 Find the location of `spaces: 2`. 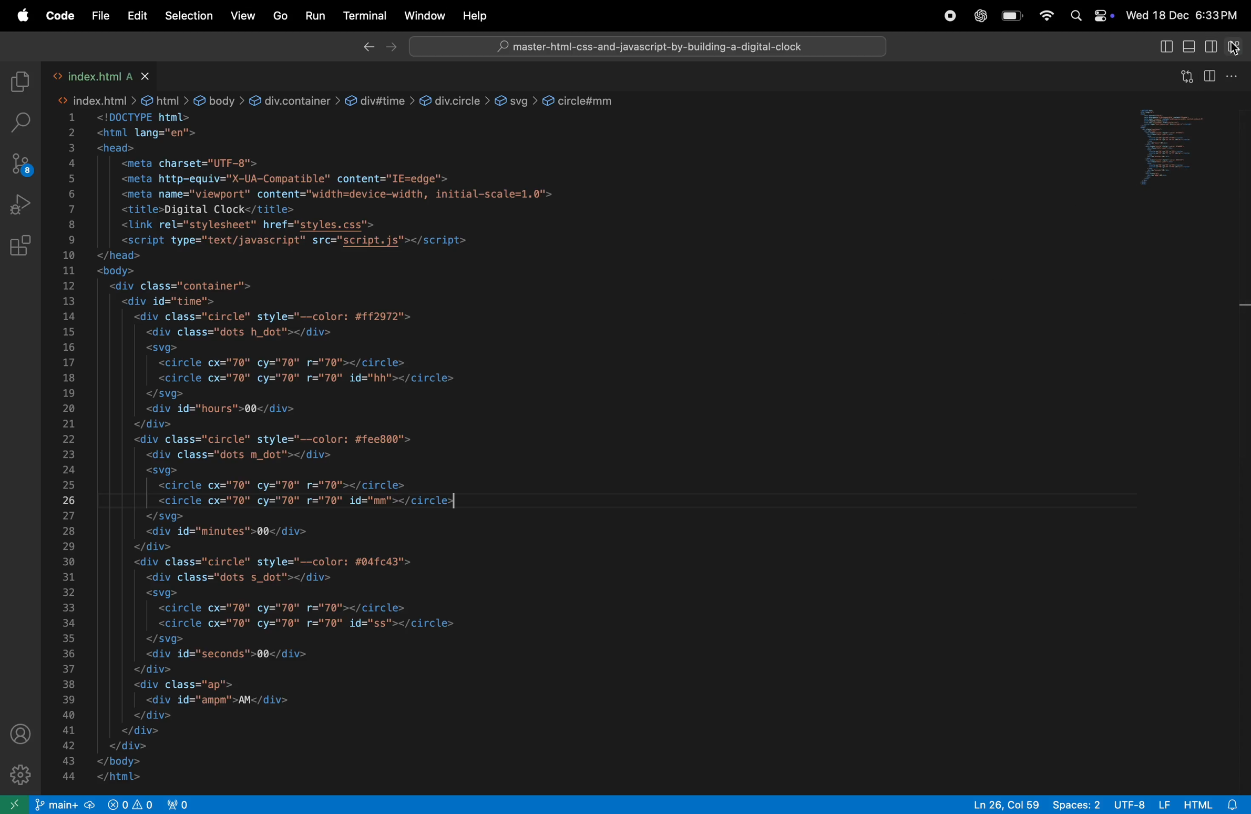

spaces: 2 is located at coordinates (1074, 805).